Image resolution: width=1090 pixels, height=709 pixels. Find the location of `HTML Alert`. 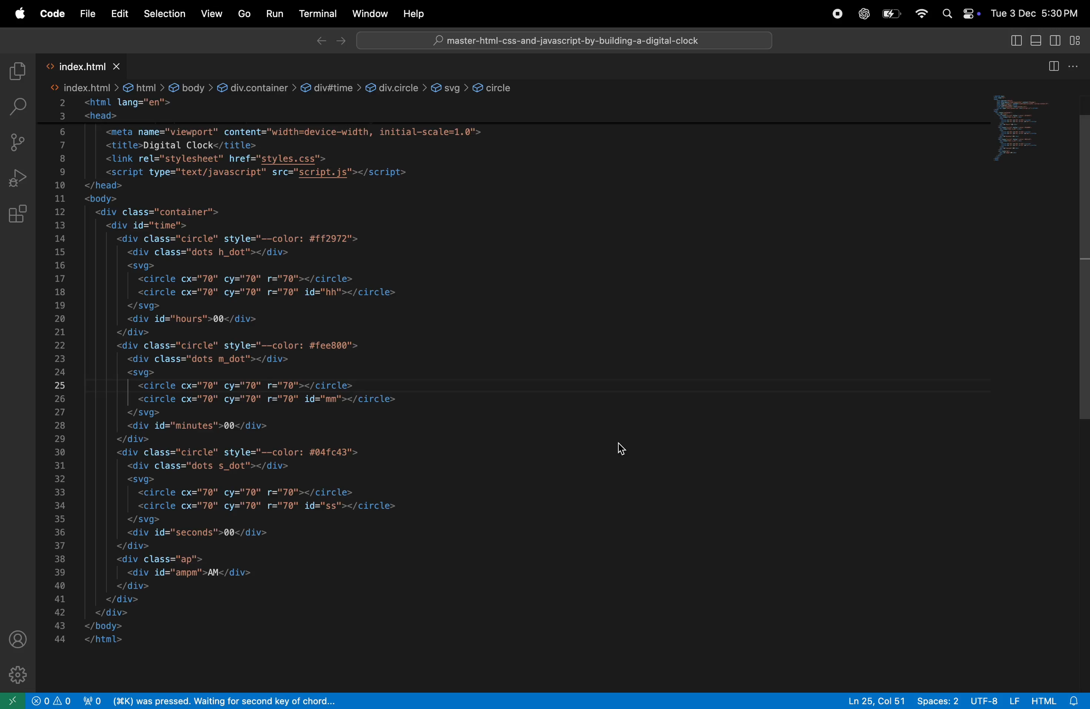

HTML Alert is located at coordinates (1059, 700).